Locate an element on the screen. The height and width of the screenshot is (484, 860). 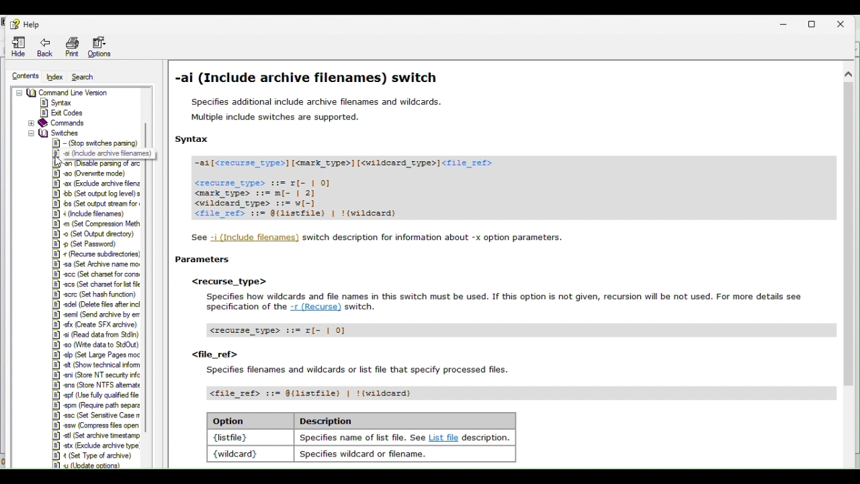
|2] adel (Delete fies after incl is located at coordinates (99, 305).